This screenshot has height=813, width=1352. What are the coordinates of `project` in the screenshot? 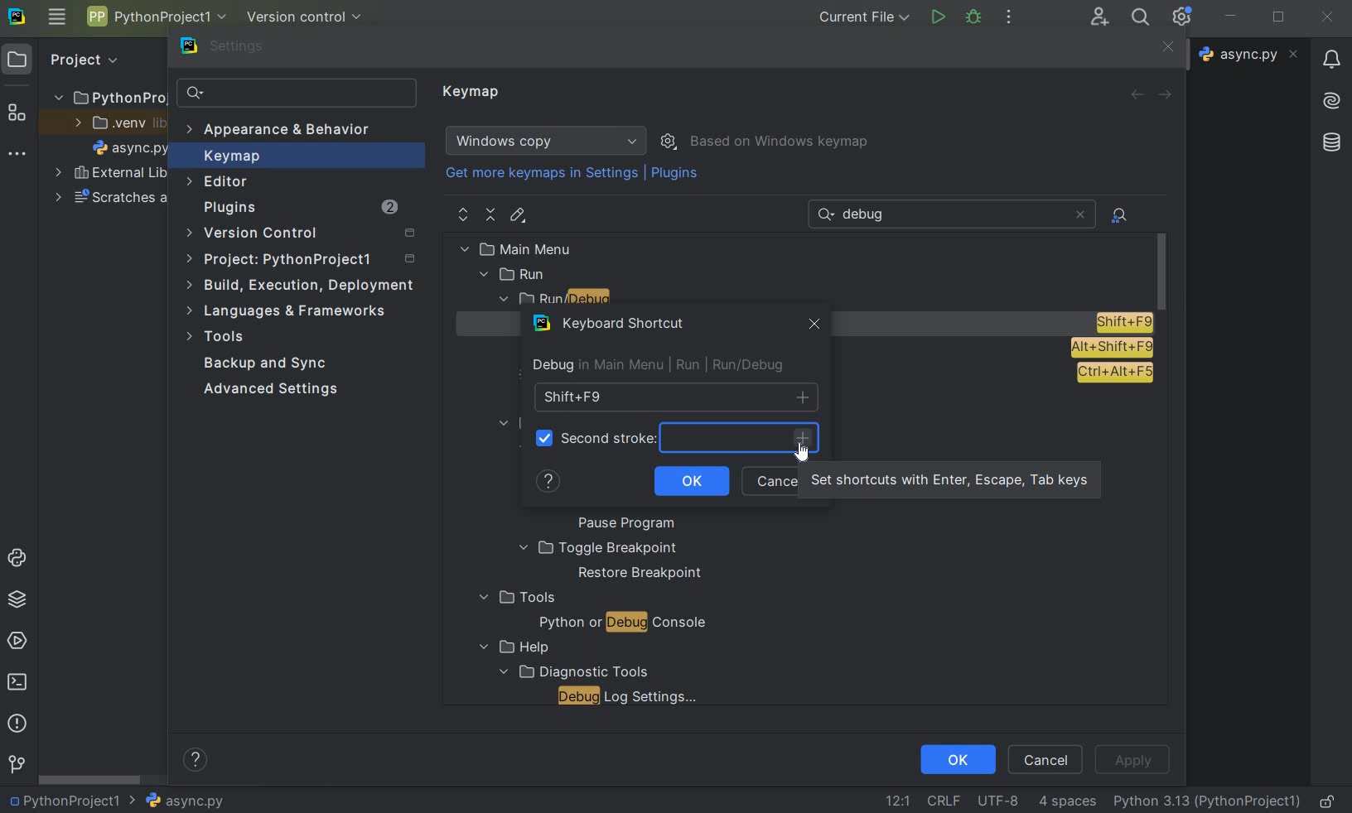 It's located at (303, 262).